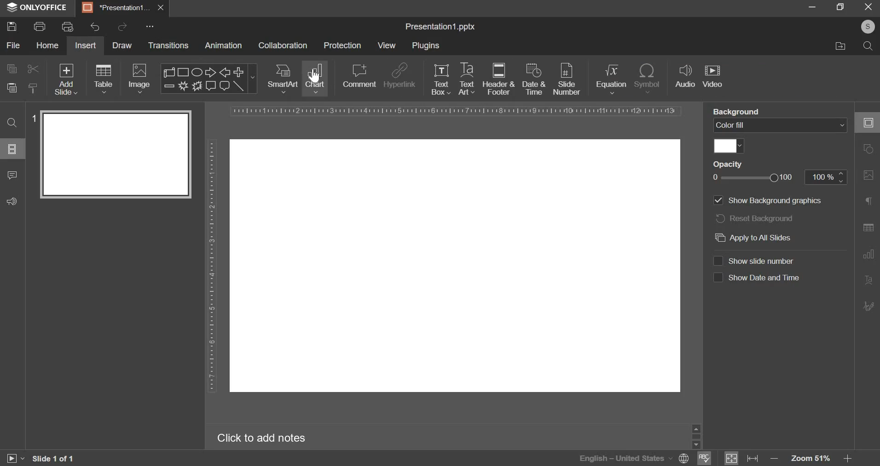  Describe the element at coordinates (31, 69) in the screenshot. I see `cut` at that location.